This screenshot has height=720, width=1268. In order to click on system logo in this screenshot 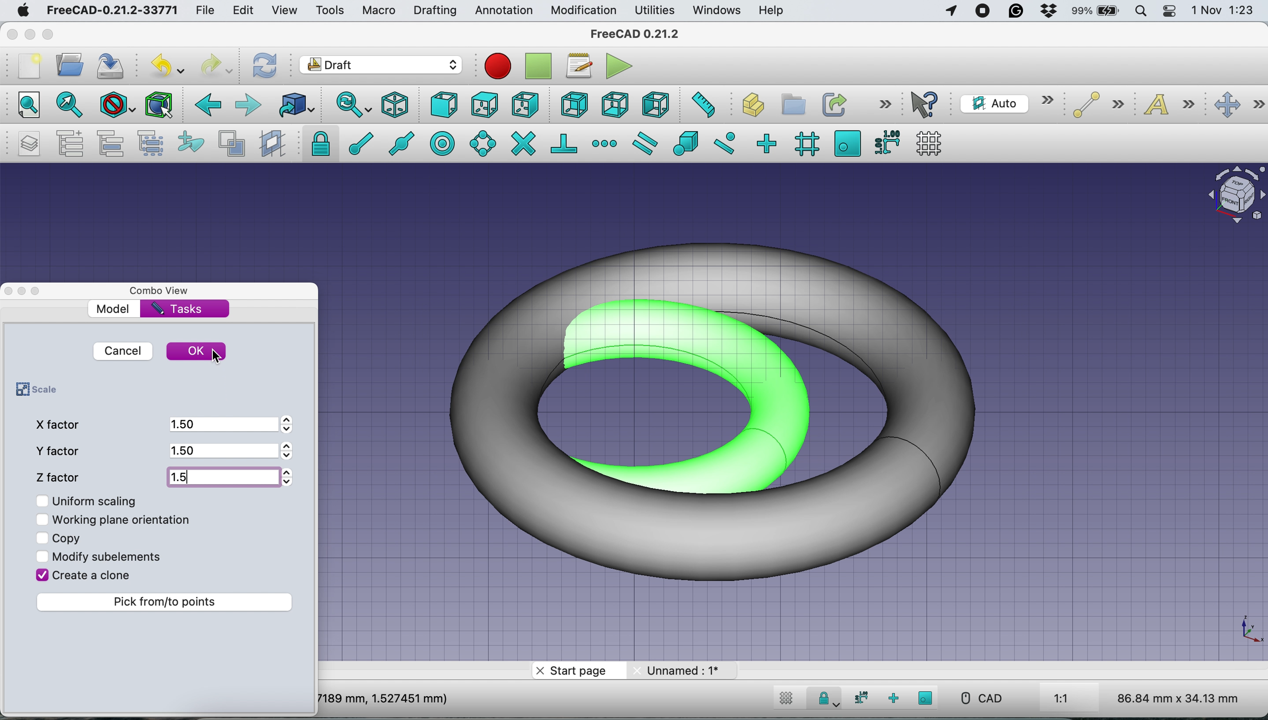, I will do `click(21, 12)`.